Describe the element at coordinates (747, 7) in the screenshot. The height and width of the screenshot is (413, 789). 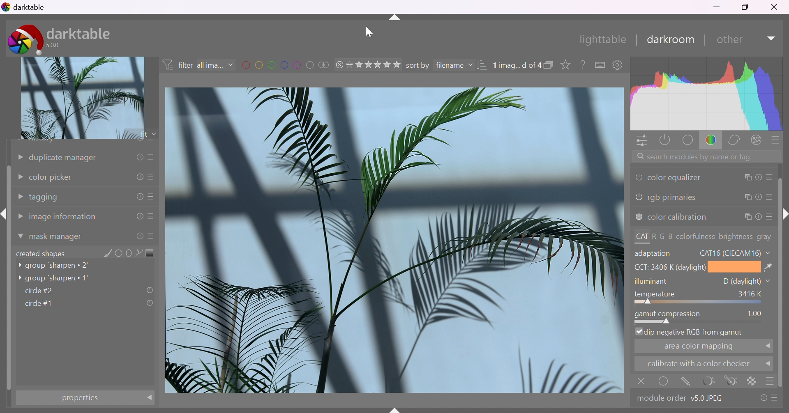
I see `restore down` at that location.